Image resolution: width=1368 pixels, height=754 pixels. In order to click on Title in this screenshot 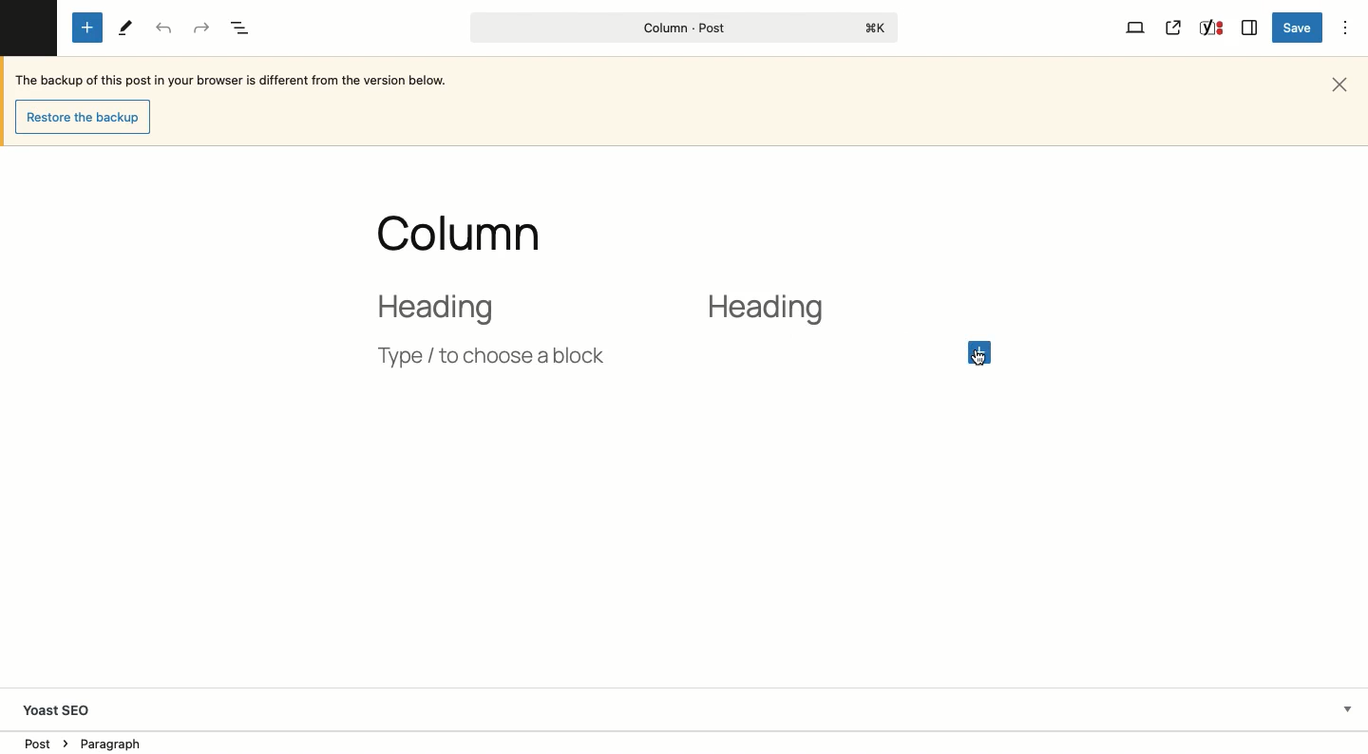, I will do `click(474, 229)`.